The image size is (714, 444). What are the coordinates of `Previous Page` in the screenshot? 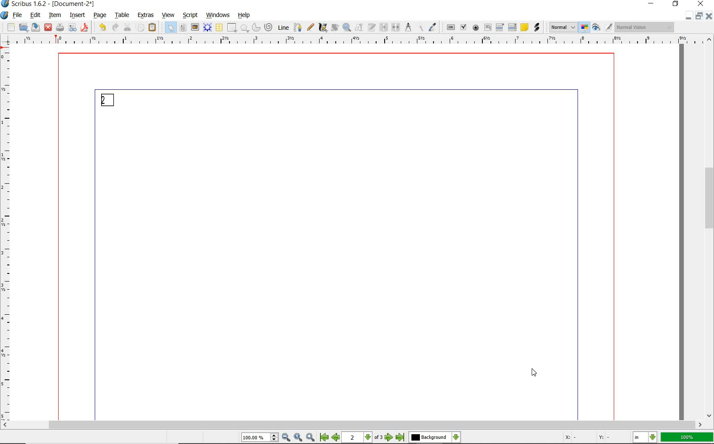 It's located at (337, 438).